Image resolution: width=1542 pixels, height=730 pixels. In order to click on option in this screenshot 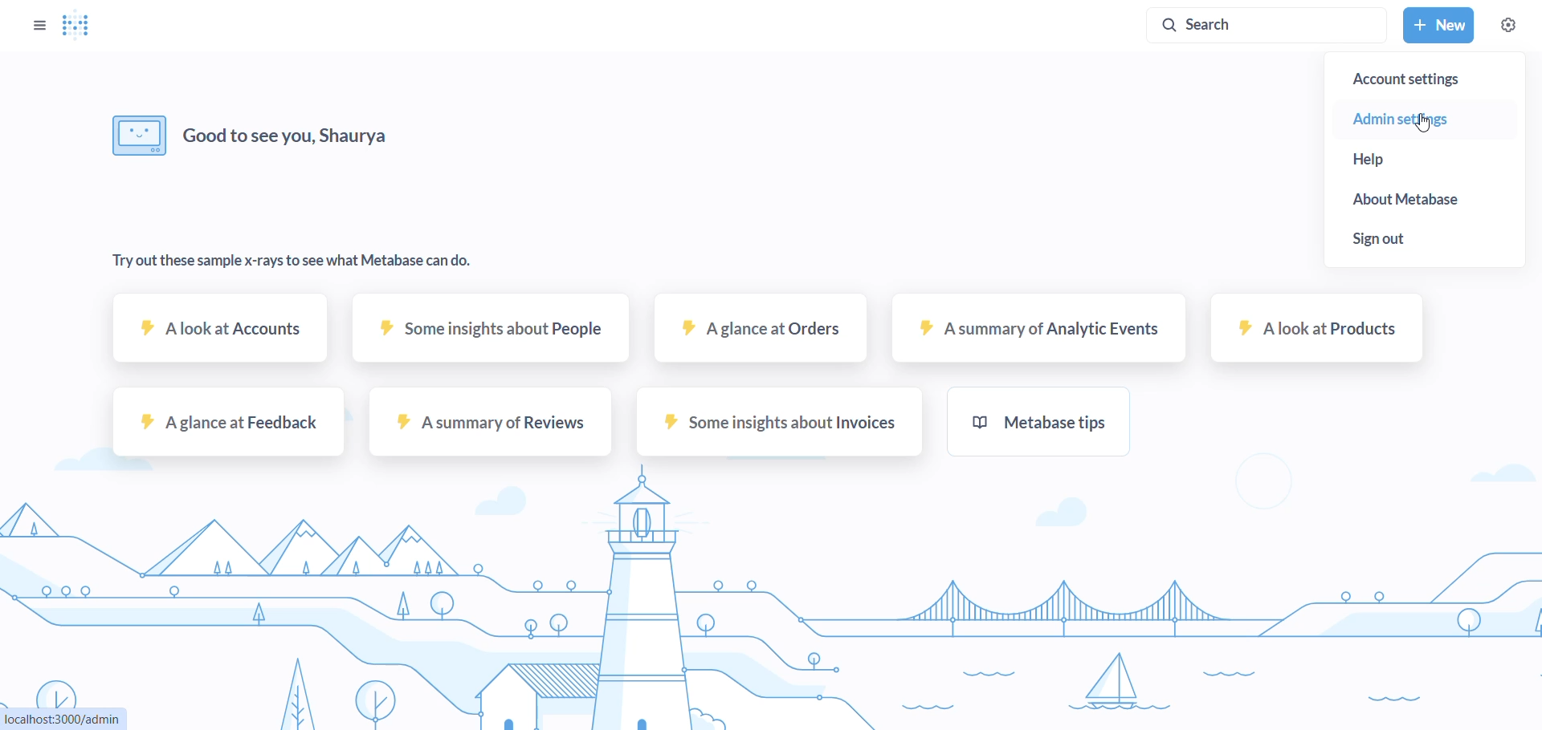, I will do `click(40, 27)`.